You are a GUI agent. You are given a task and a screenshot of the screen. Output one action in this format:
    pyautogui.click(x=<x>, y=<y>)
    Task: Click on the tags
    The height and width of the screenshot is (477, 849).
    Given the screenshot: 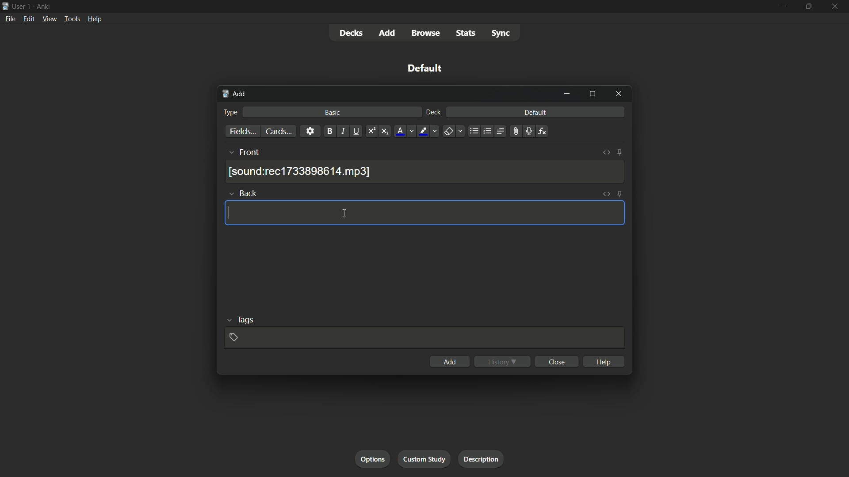 What is the action you would take?
    pyautogui.click(x=245, y=321)
    